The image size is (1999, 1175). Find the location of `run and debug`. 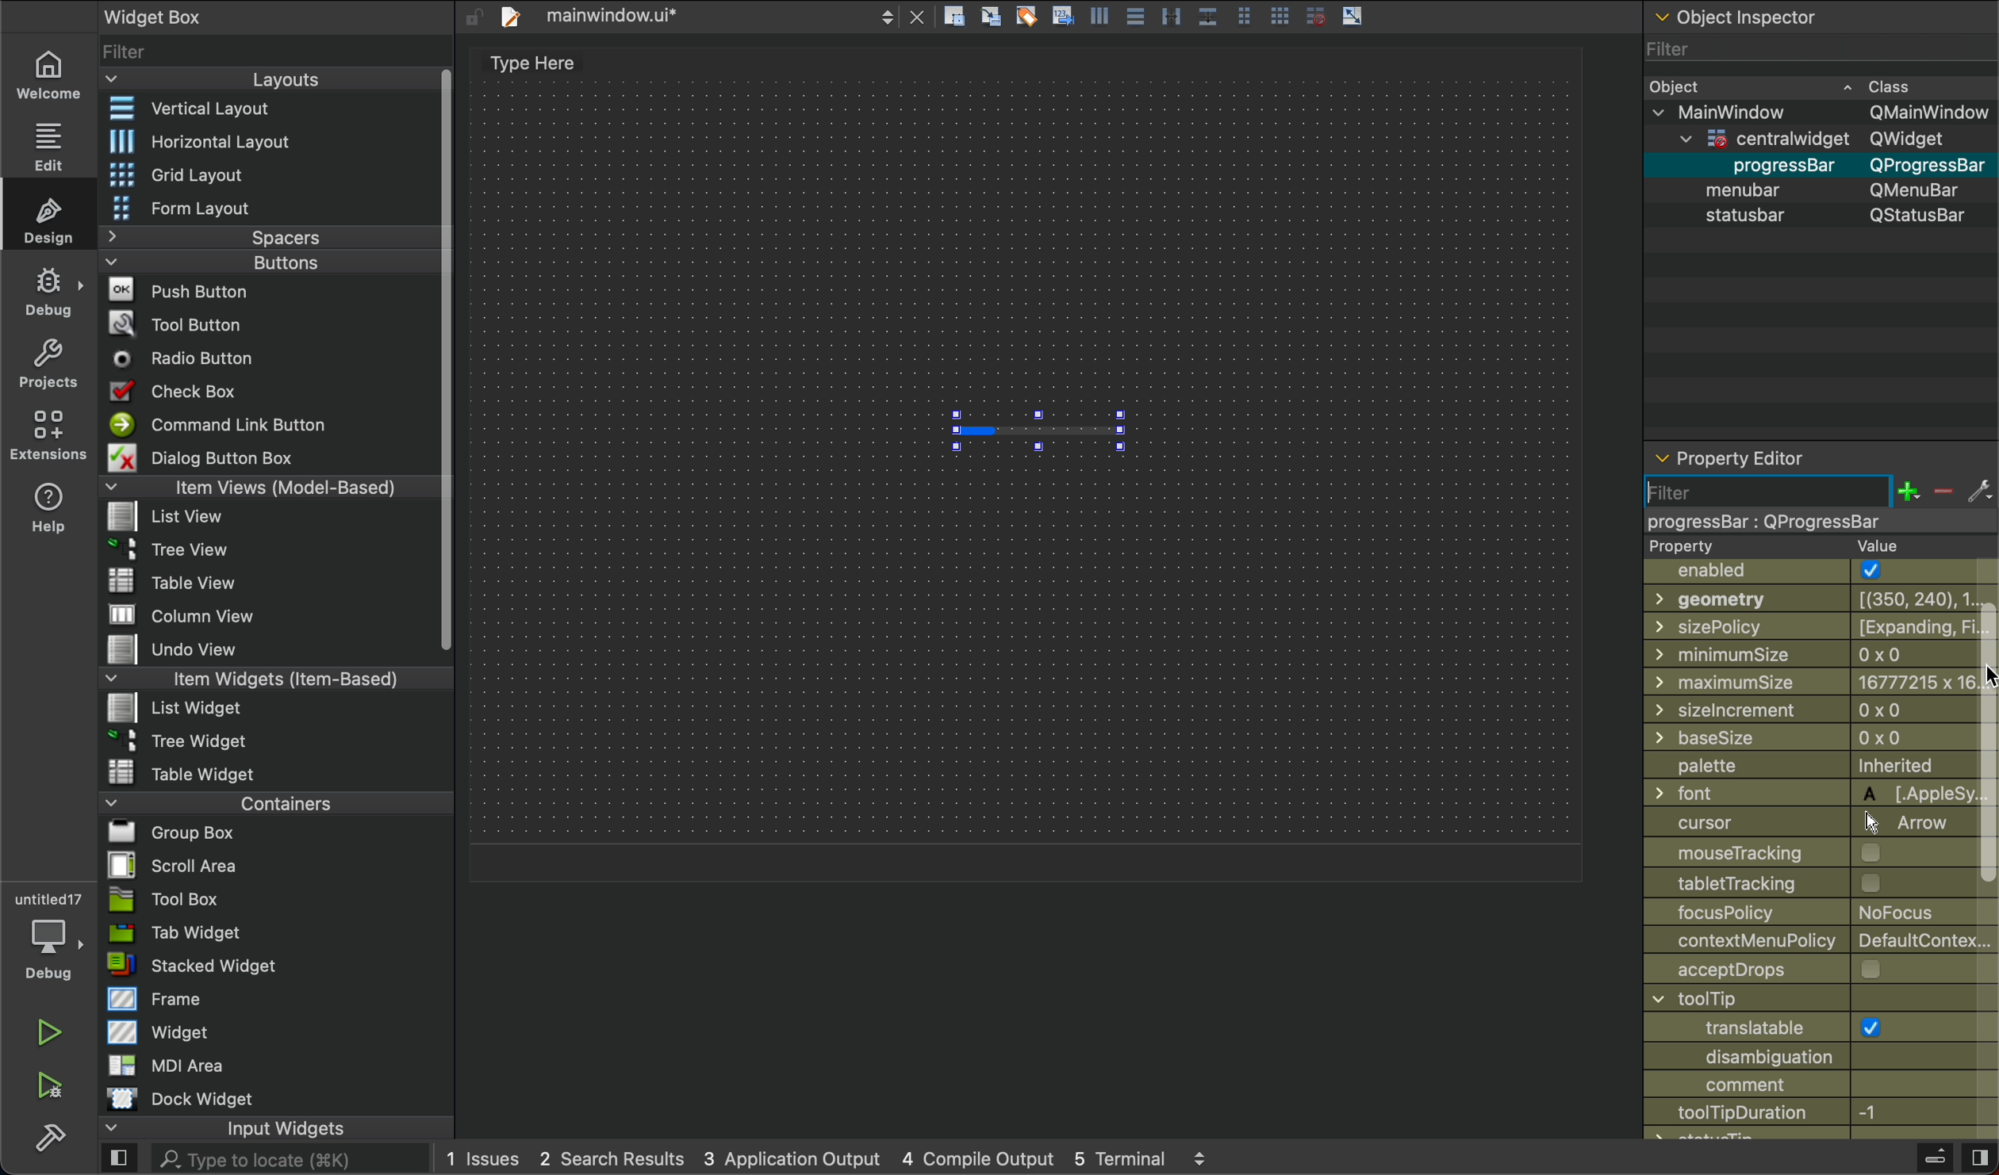

run and debug is located at coordinates (52, 1085).